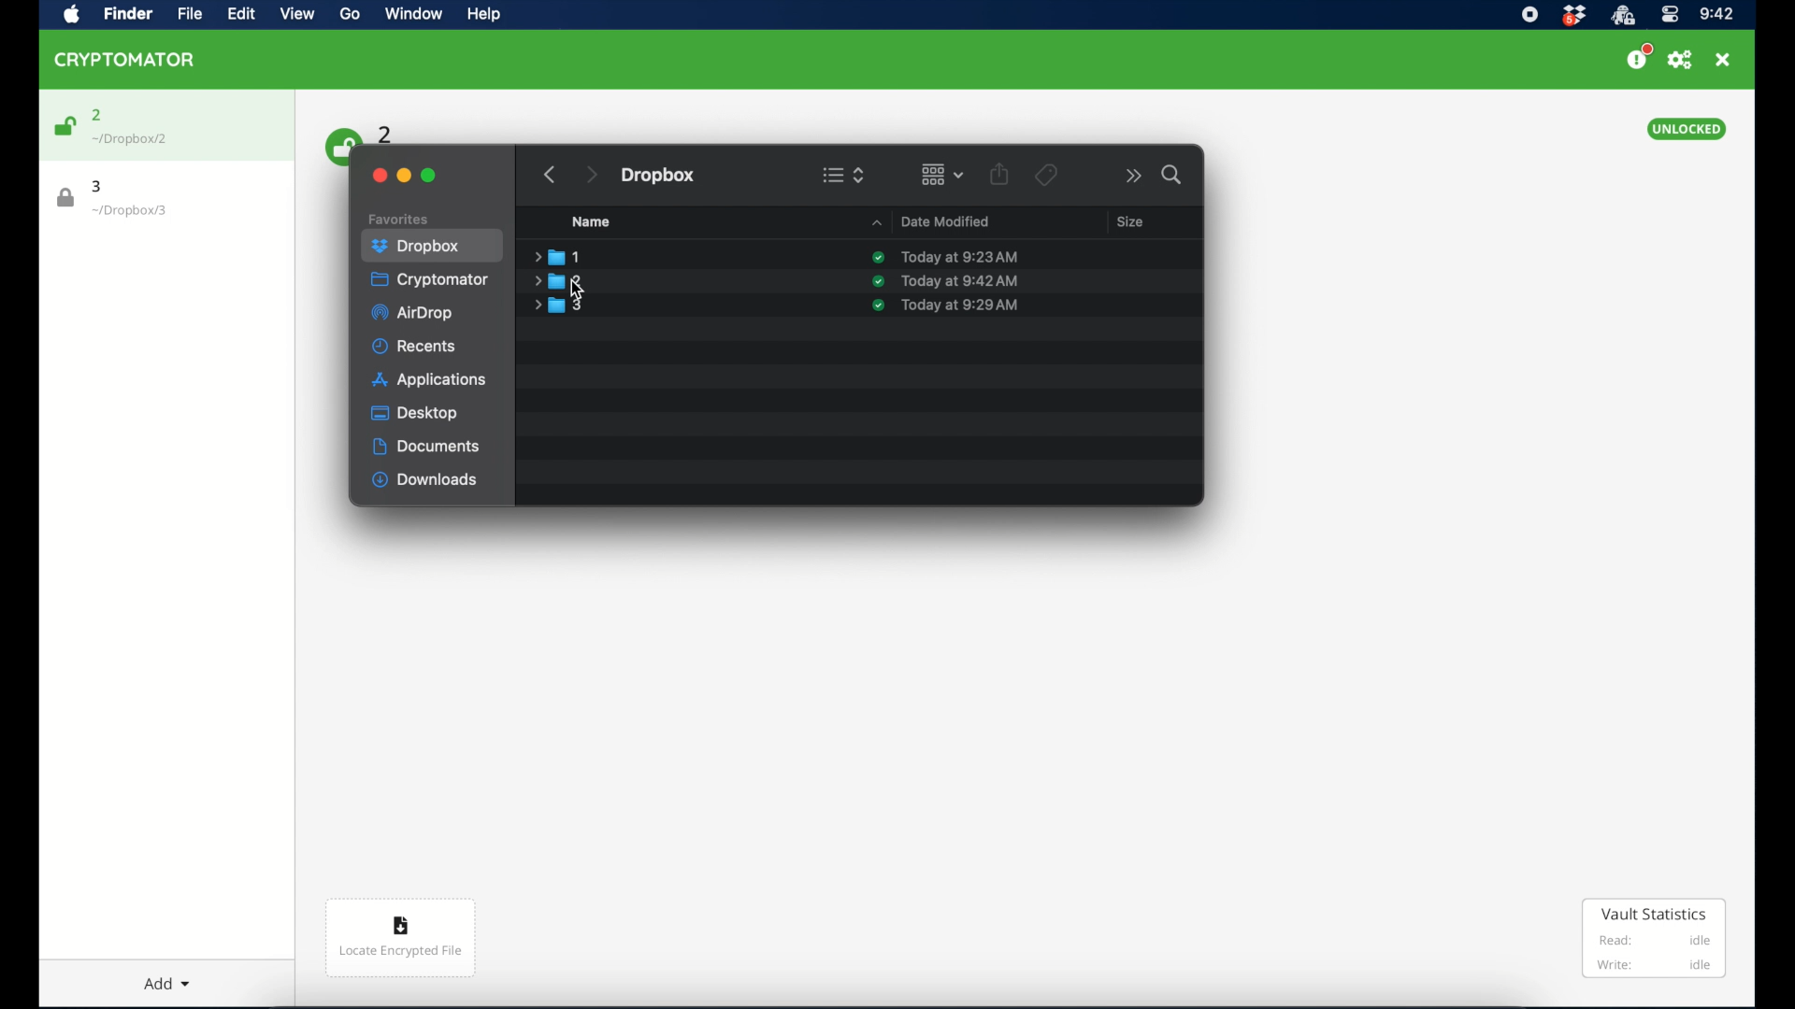 The height and width of the screenshot is (1009, 1795). What do you see at coordinates (878, 281) in the screenshot?
I see `sync` at bounding box center [878, 281].